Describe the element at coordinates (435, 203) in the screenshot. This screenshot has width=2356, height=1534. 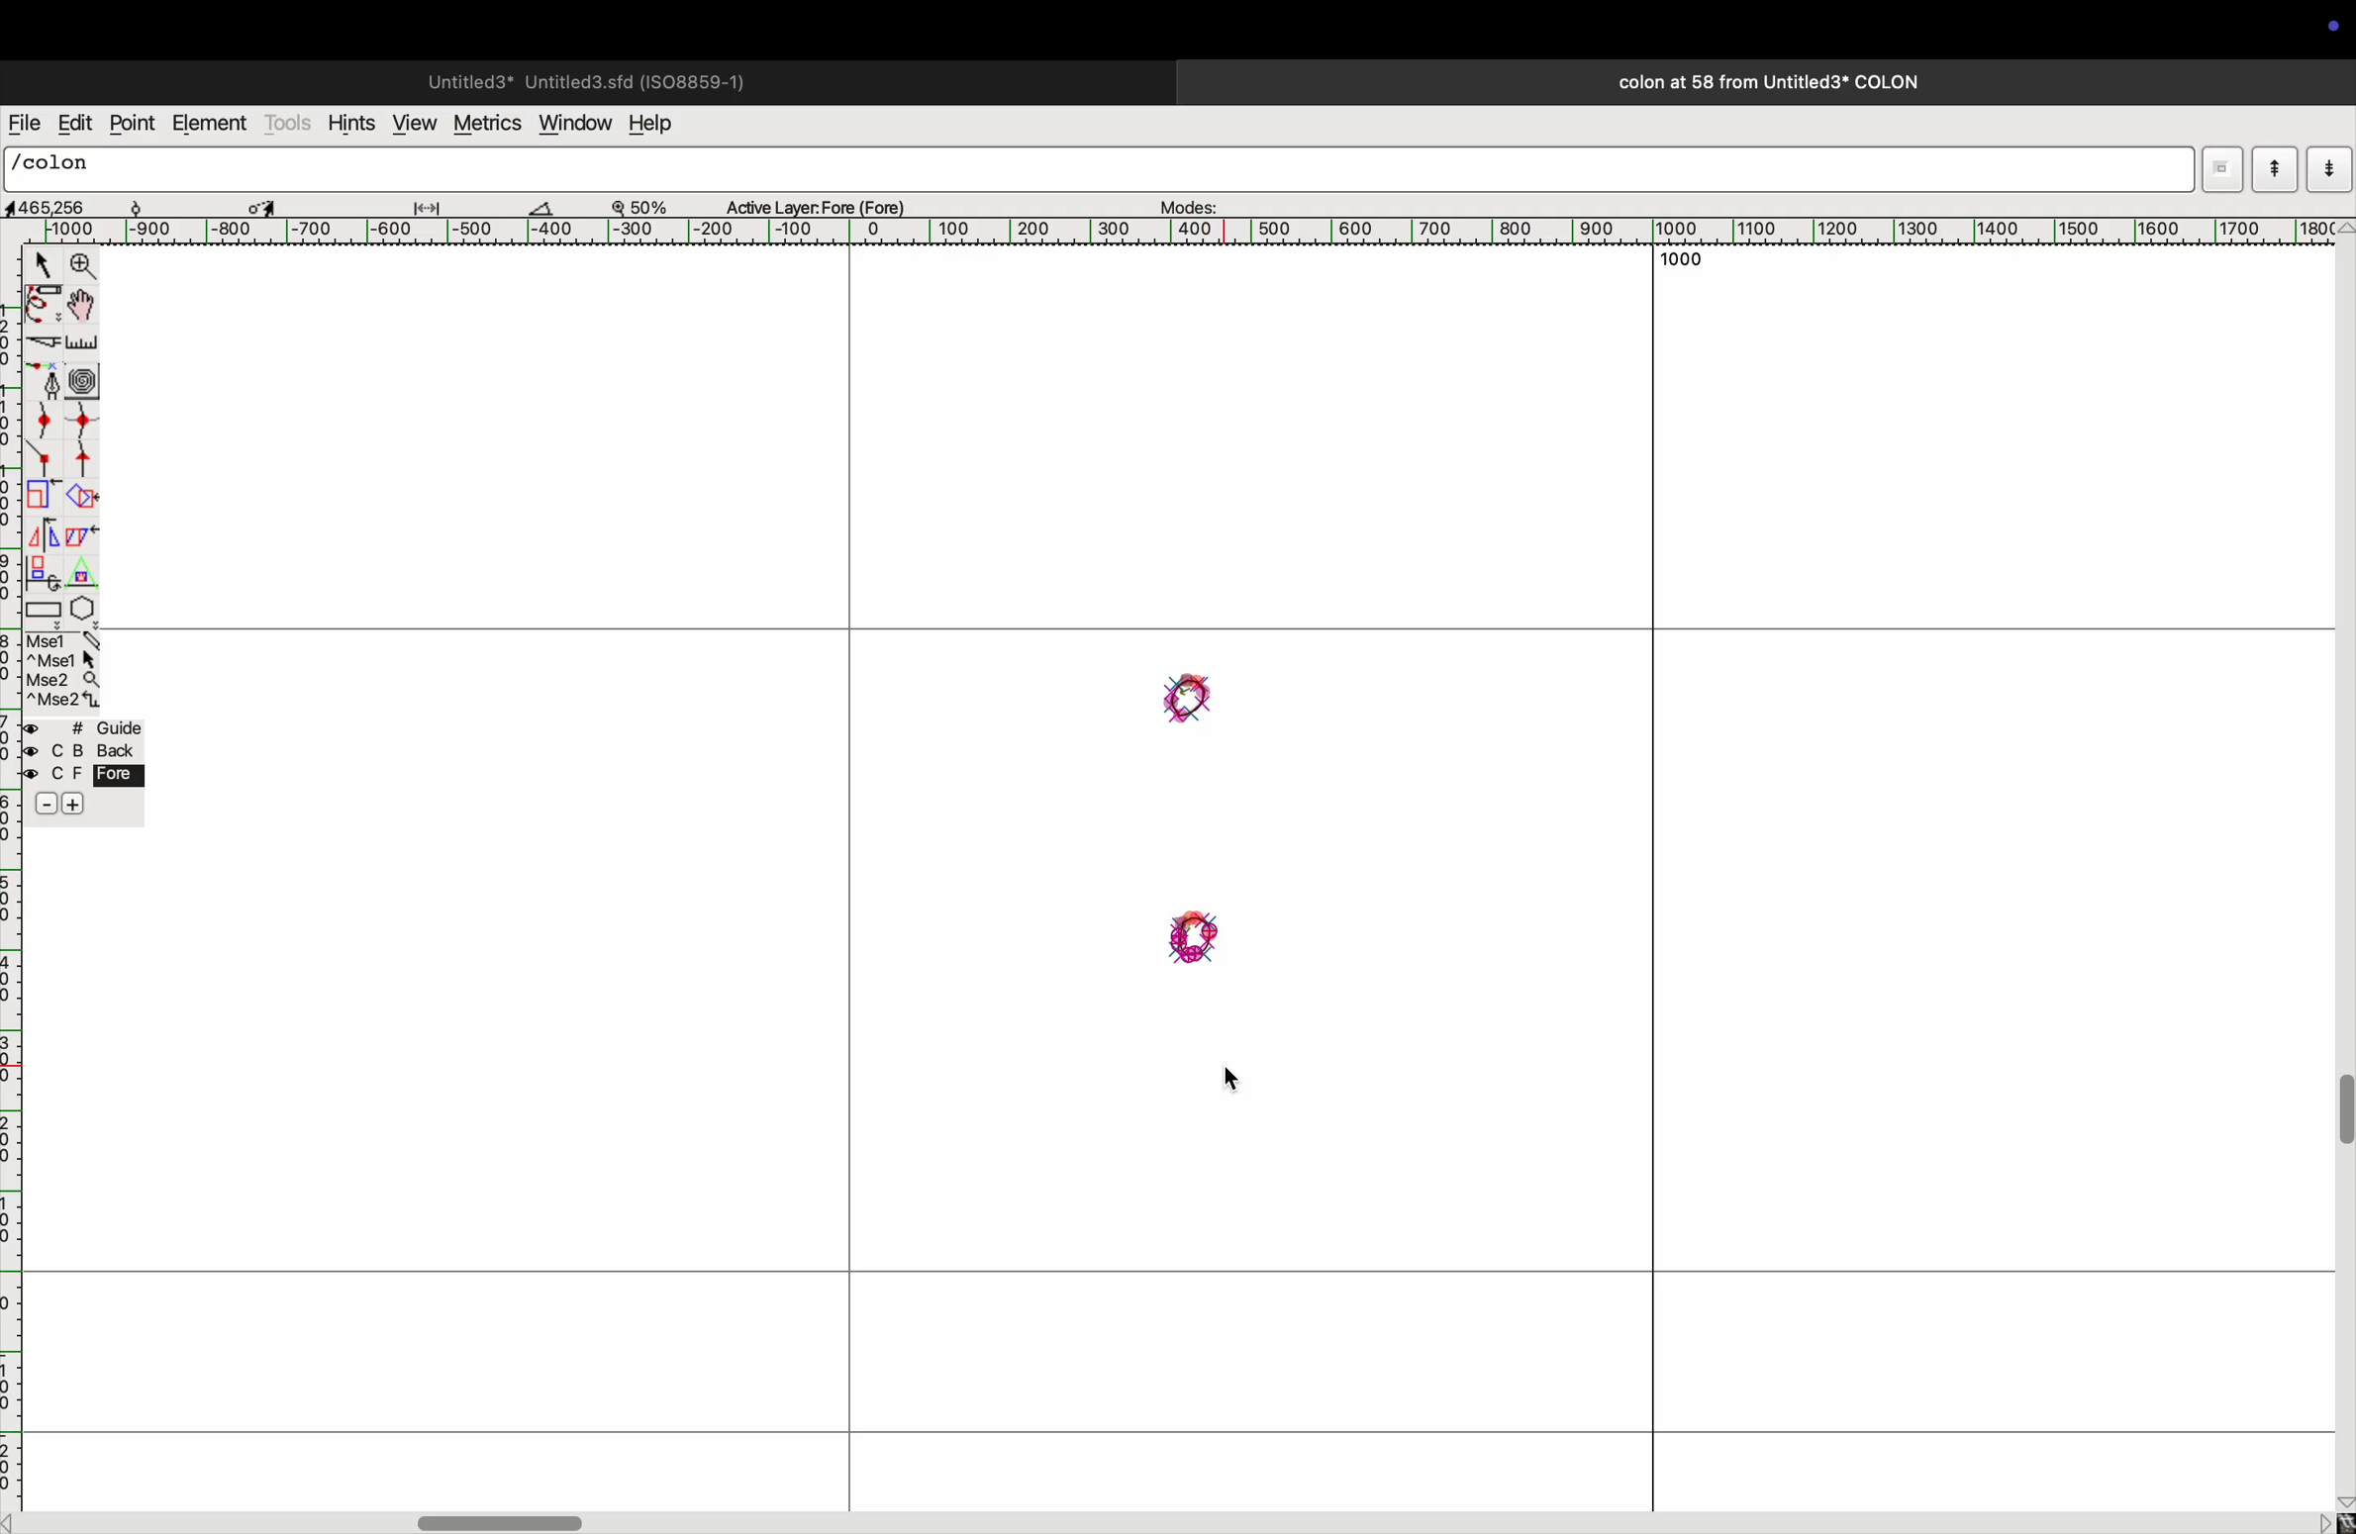
I see `adjust` at that location.